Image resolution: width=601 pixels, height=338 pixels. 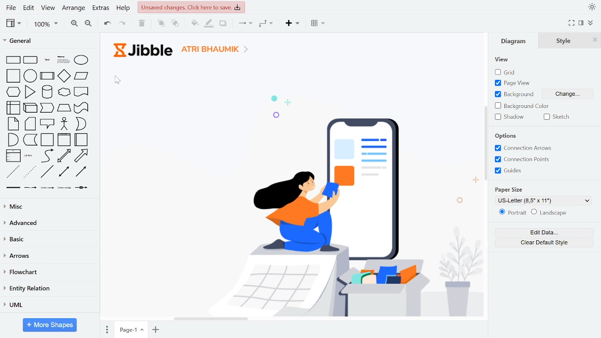 What do you see at coordinates (503, 60) in the screenshot?
I see `View` at bounding box center [503, 60].